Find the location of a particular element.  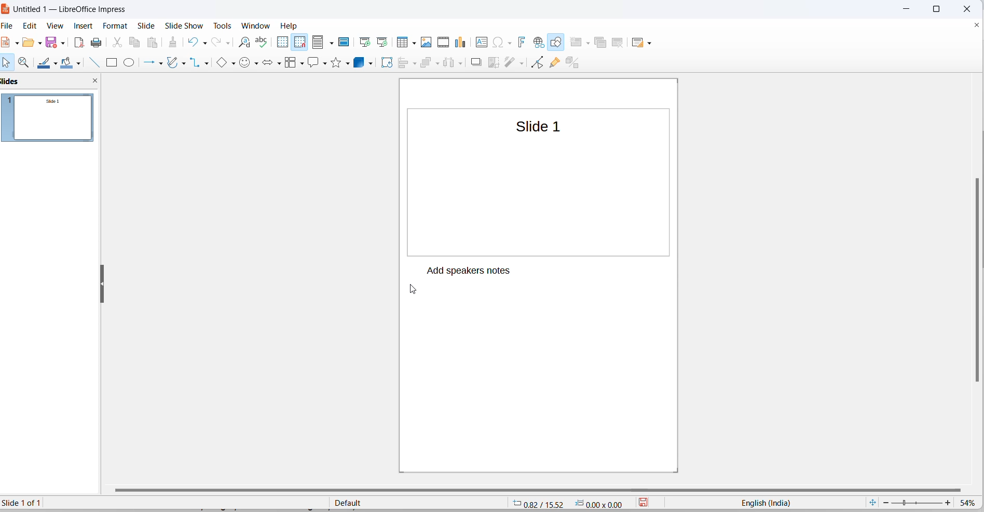

insert table is located at coordinates (402, 43).